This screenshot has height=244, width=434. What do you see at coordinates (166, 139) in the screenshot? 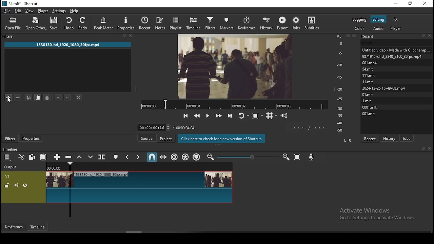
I see `project` at bounding box center [166, 139].